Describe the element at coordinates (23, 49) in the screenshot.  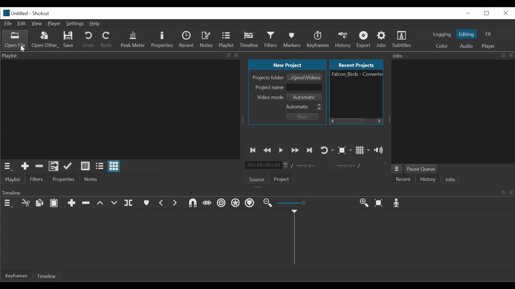
I see `Cursor` at that location.